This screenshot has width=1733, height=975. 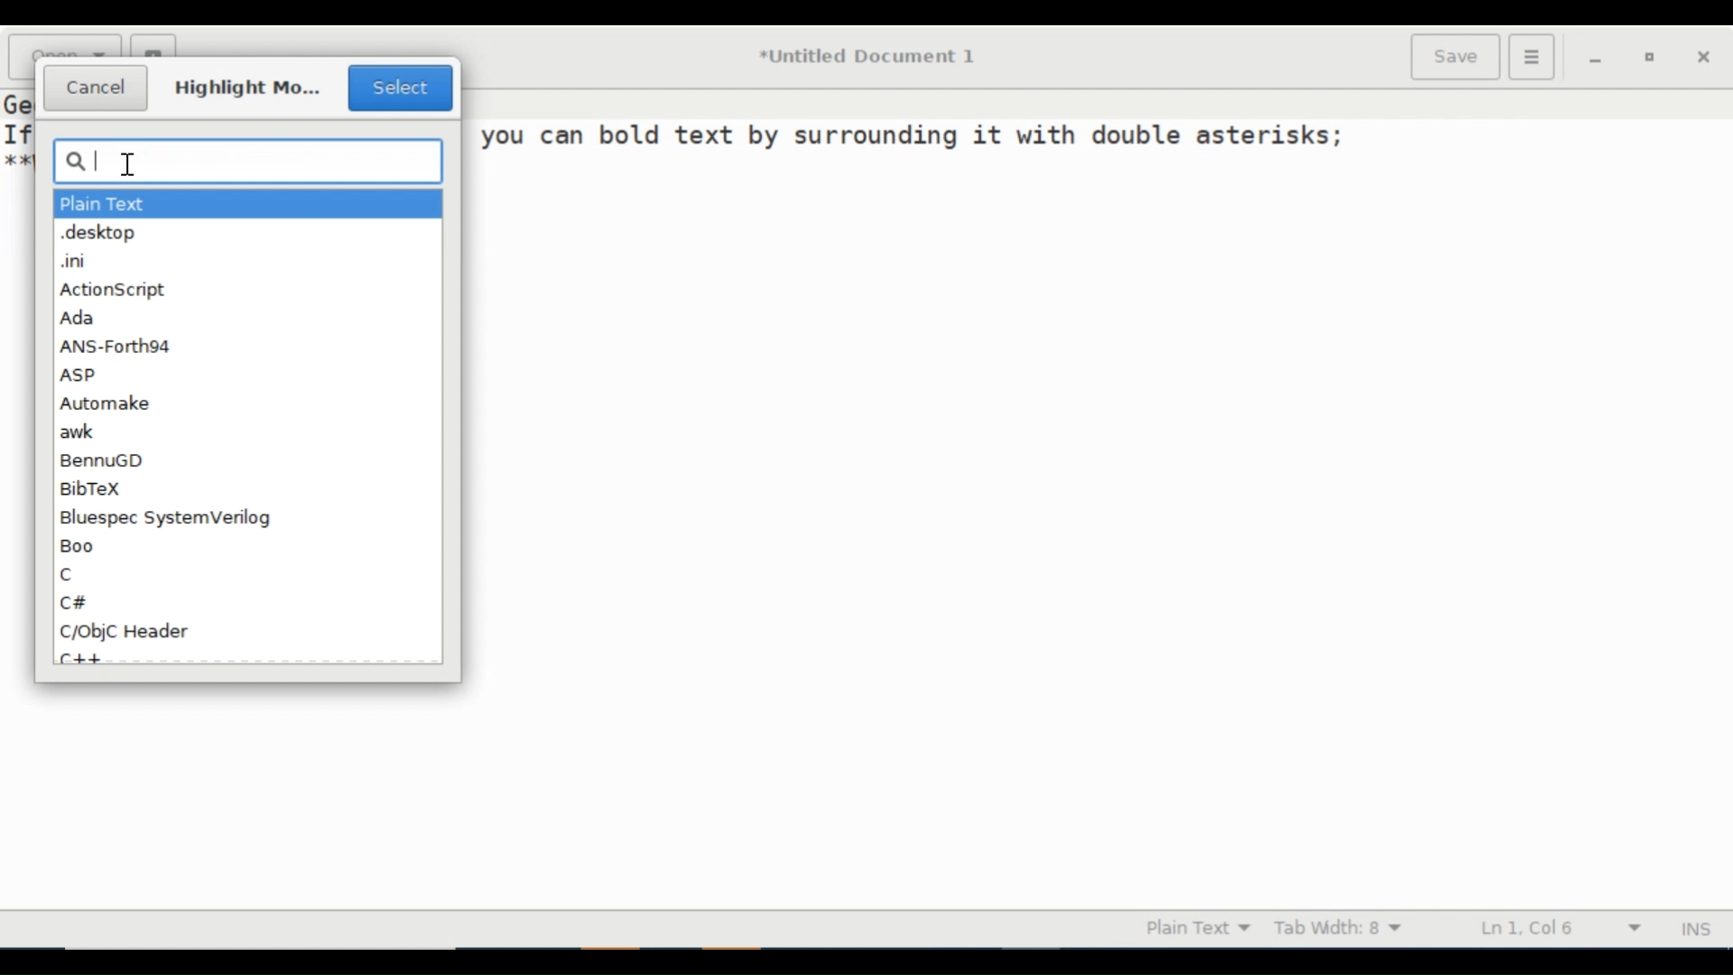 What do you see at coordinates (1201, 926) in the screenshot?
I see `Highlight mode dropdown menu` at bounding box center [1201, 926].